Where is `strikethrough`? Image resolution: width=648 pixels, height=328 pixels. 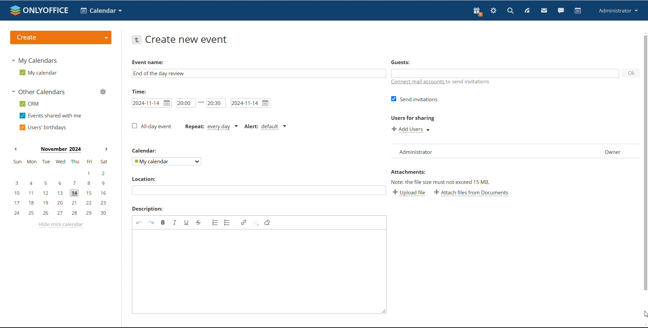
strikethrough is located at coordinates (198, 223).